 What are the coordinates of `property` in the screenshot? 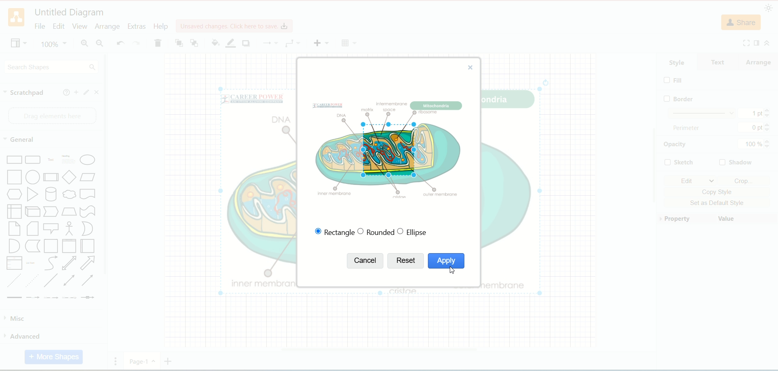 It's located at (686, 220).